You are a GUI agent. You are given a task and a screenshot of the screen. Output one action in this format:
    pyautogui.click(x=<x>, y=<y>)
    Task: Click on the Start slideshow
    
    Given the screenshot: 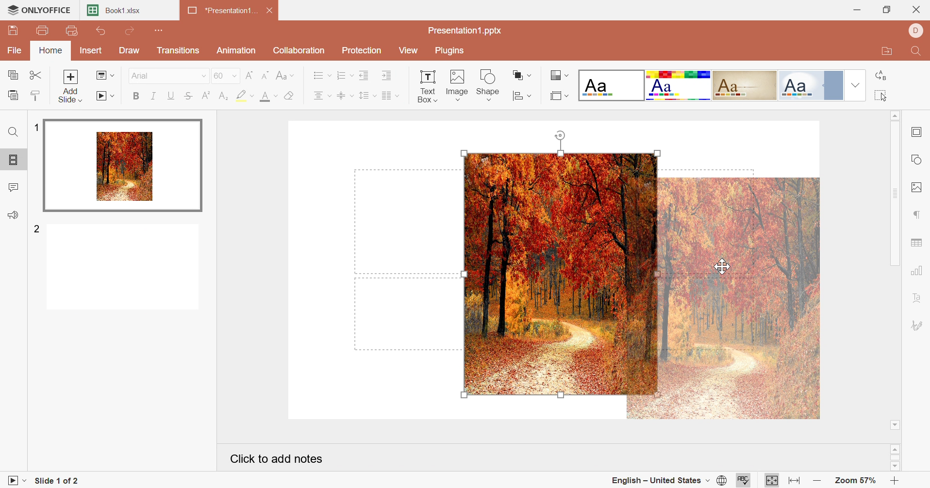 What is the action you would take?
    pyautogui.click(x=107, y=96)
    